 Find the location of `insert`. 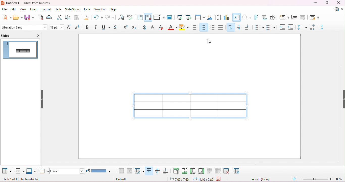

insert is located at coordinates (34, 9).